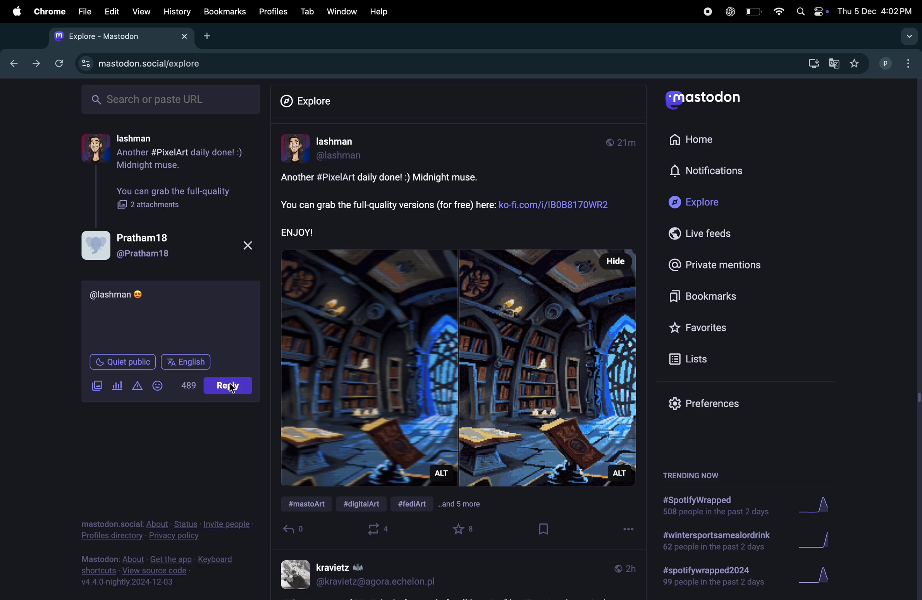 This screenshot has width=922, height=600. What do you see at coordinates (151, 64) in the screenshot?
I see `mastdon explore` at bounding box center [151, 64].